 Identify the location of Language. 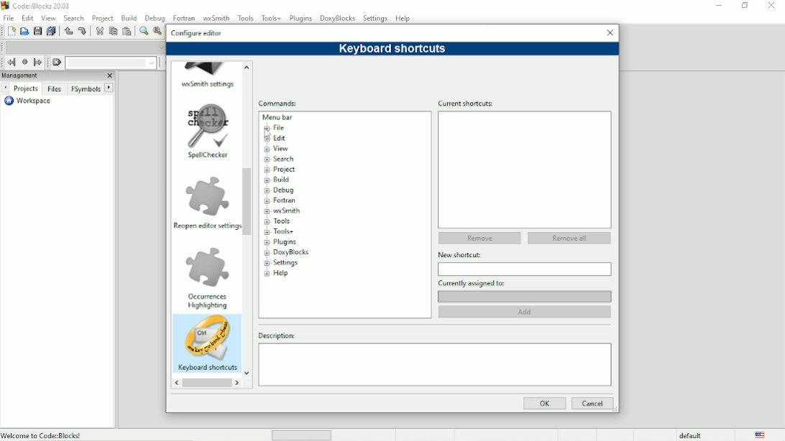
(761, 435).